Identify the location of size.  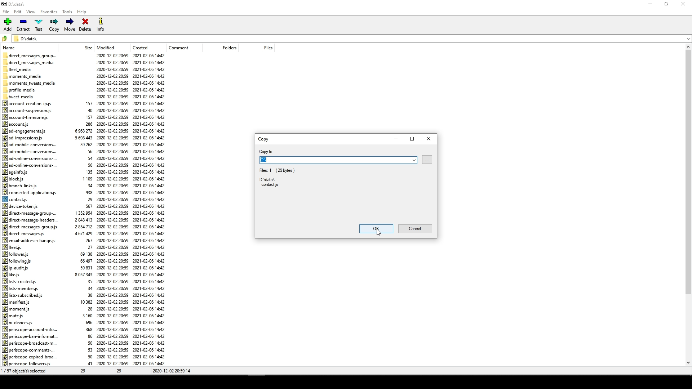
(86, 48).